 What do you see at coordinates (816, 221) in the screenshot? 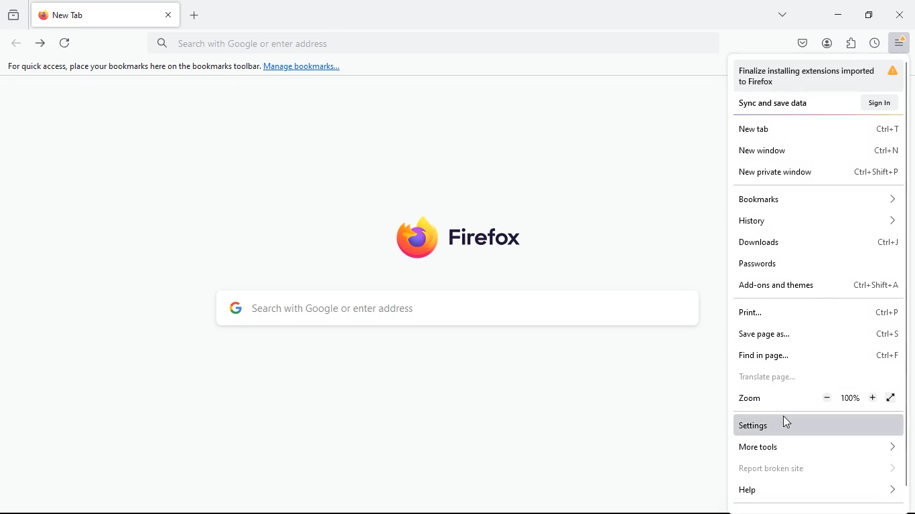
I see `history` at bounding box center [816, 221].